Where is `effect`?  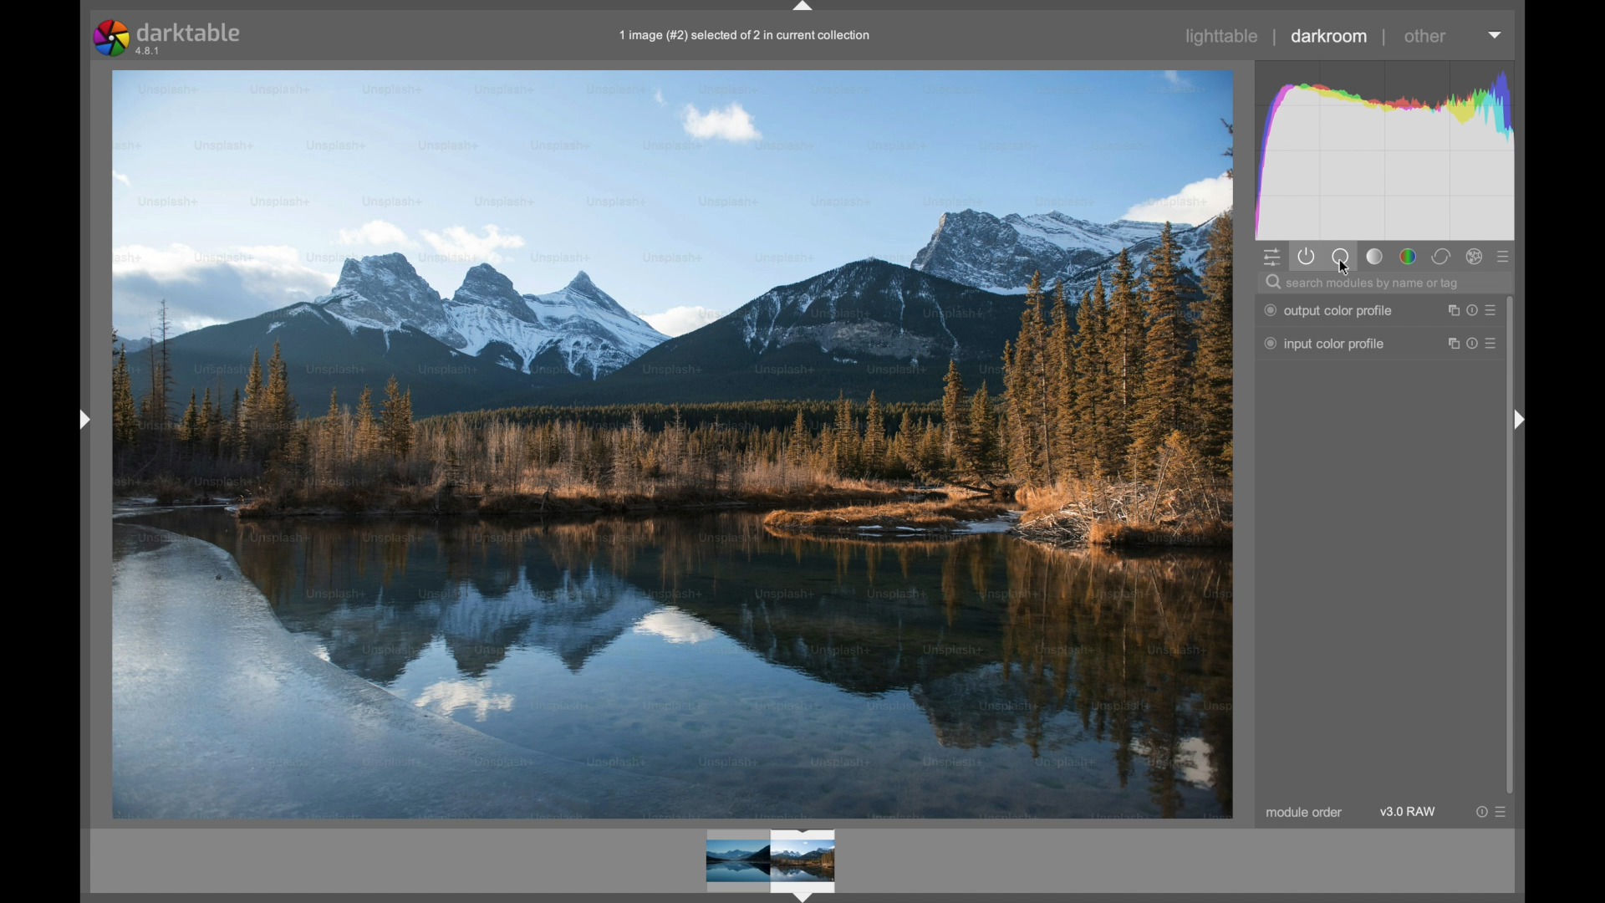
effect is located at coordinates (1475, 257).